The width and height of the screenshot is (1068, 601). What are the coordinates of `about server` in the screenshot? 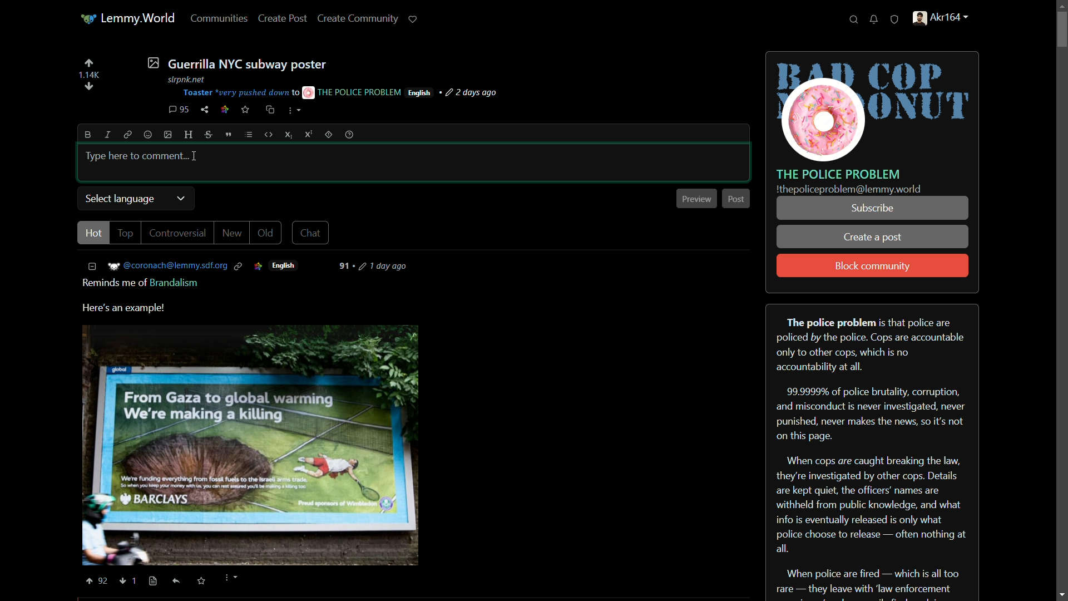 It's located at (872, 451).